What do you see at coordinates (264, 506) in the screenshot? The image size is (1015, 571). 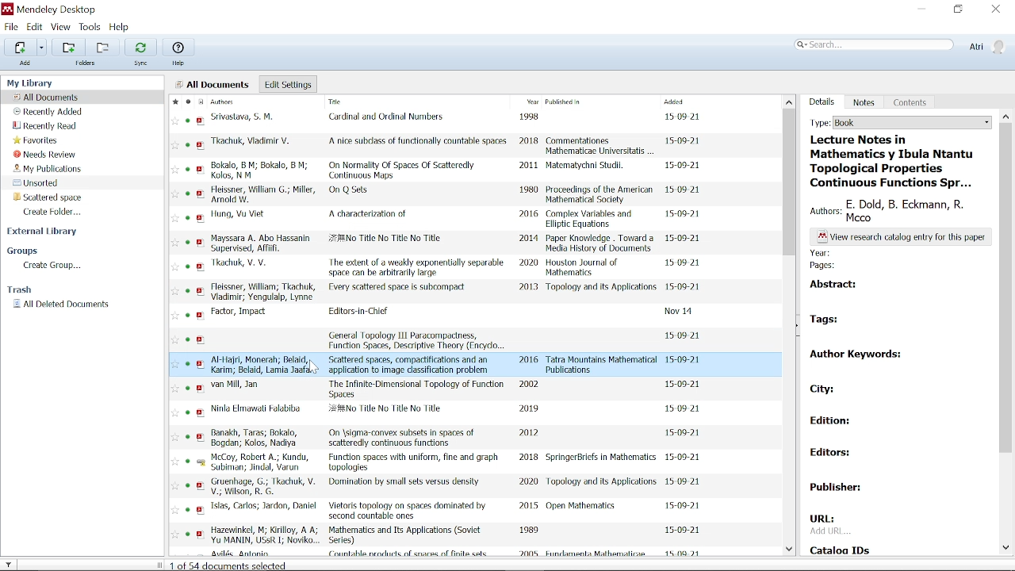 I see `authors` at bounding box center [264, 506].